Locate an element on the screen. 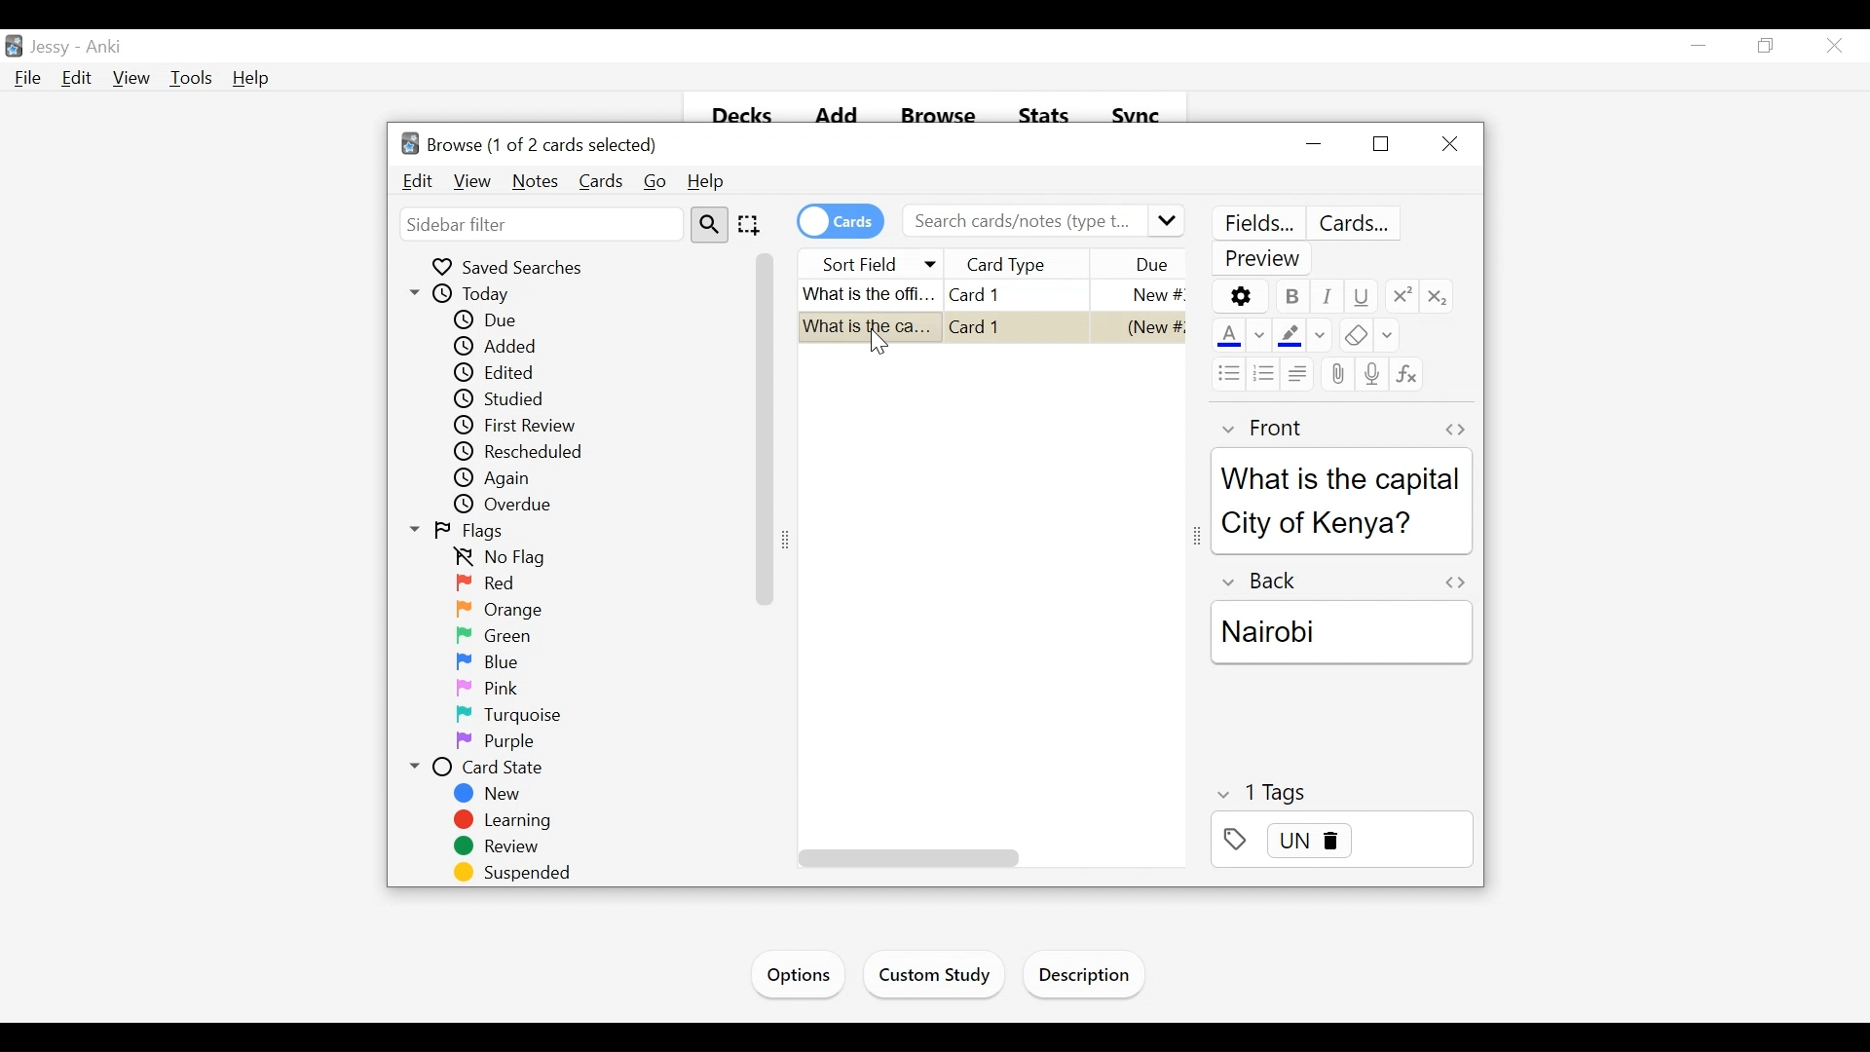 The height and width of the screenshot is (1052, 1870). Tools is located at coordinates (194, 78).